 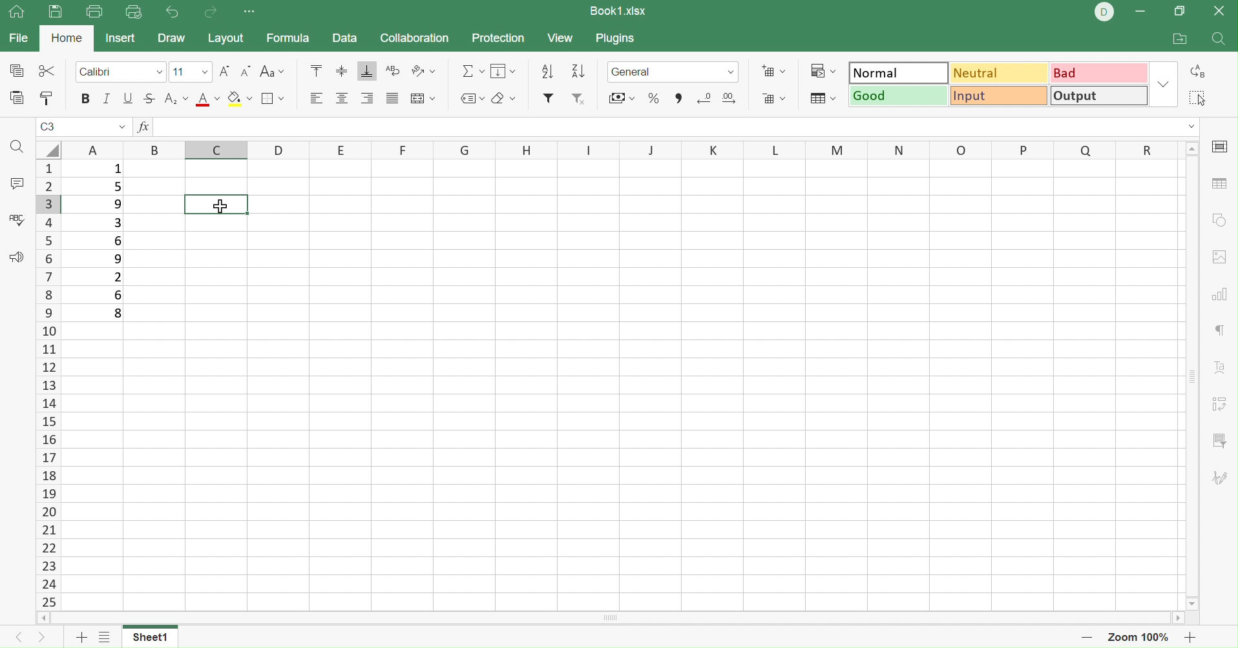 What do you see at coordinates (1219, 183) in the screenshot?
I see `Table settings` at bounding box center [1219, 183].